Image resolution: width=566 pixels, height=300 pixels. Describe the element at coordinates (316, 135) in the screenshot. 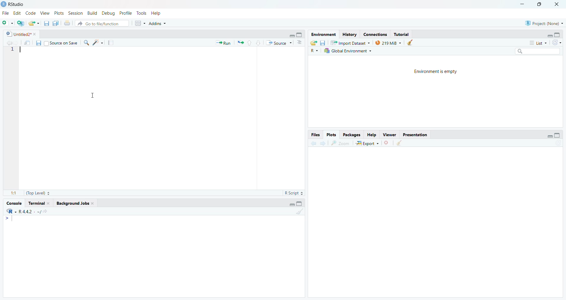

I see `Files` at that location.